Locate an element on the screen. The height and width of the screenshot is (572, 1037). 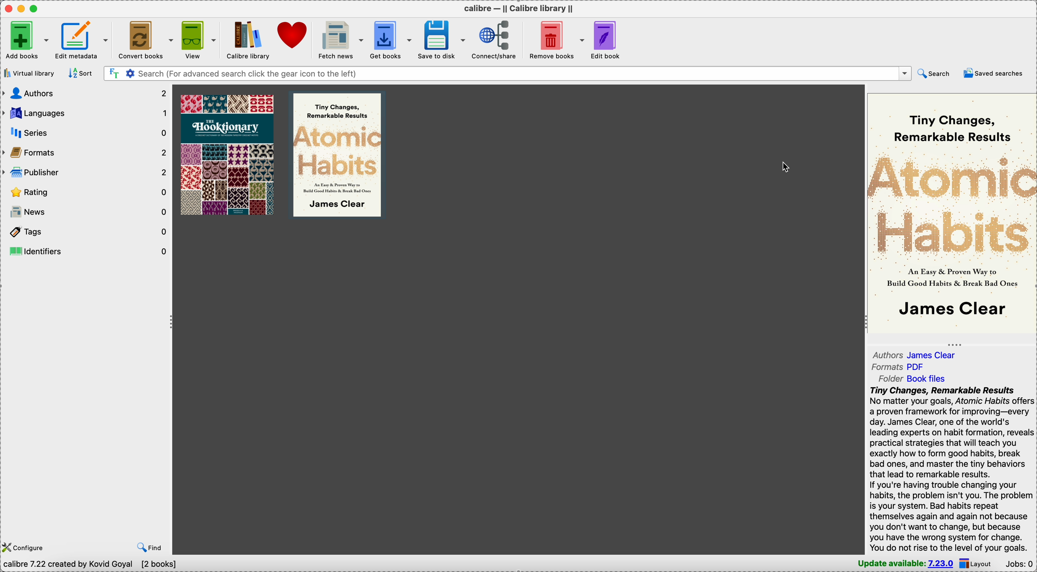
news is located at coordinates (86, 213).